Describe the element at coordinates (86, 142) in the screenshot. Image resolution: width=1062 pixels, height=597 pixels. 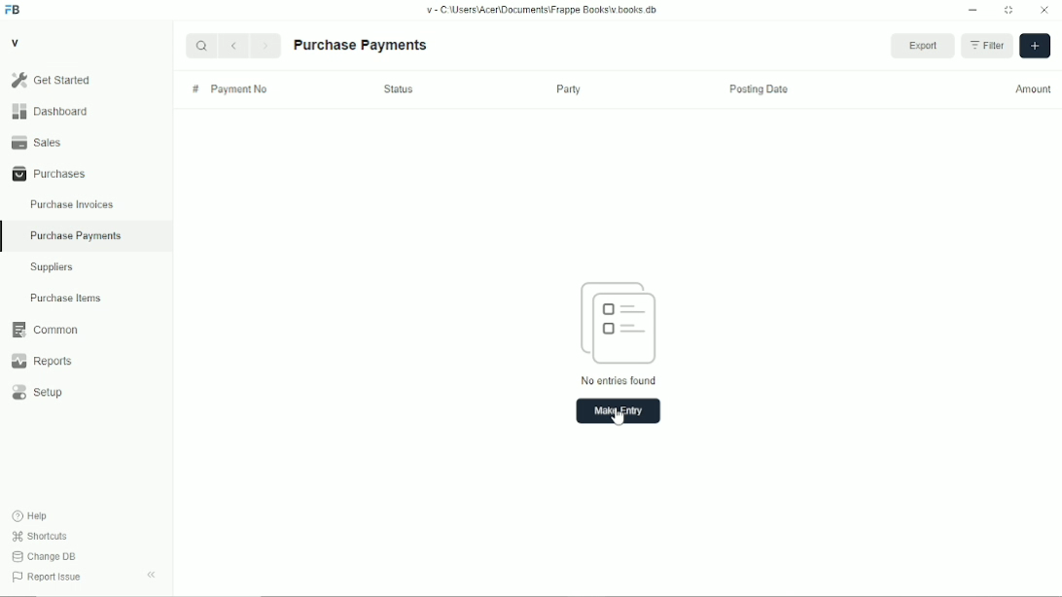
I see `Sales` at that location.